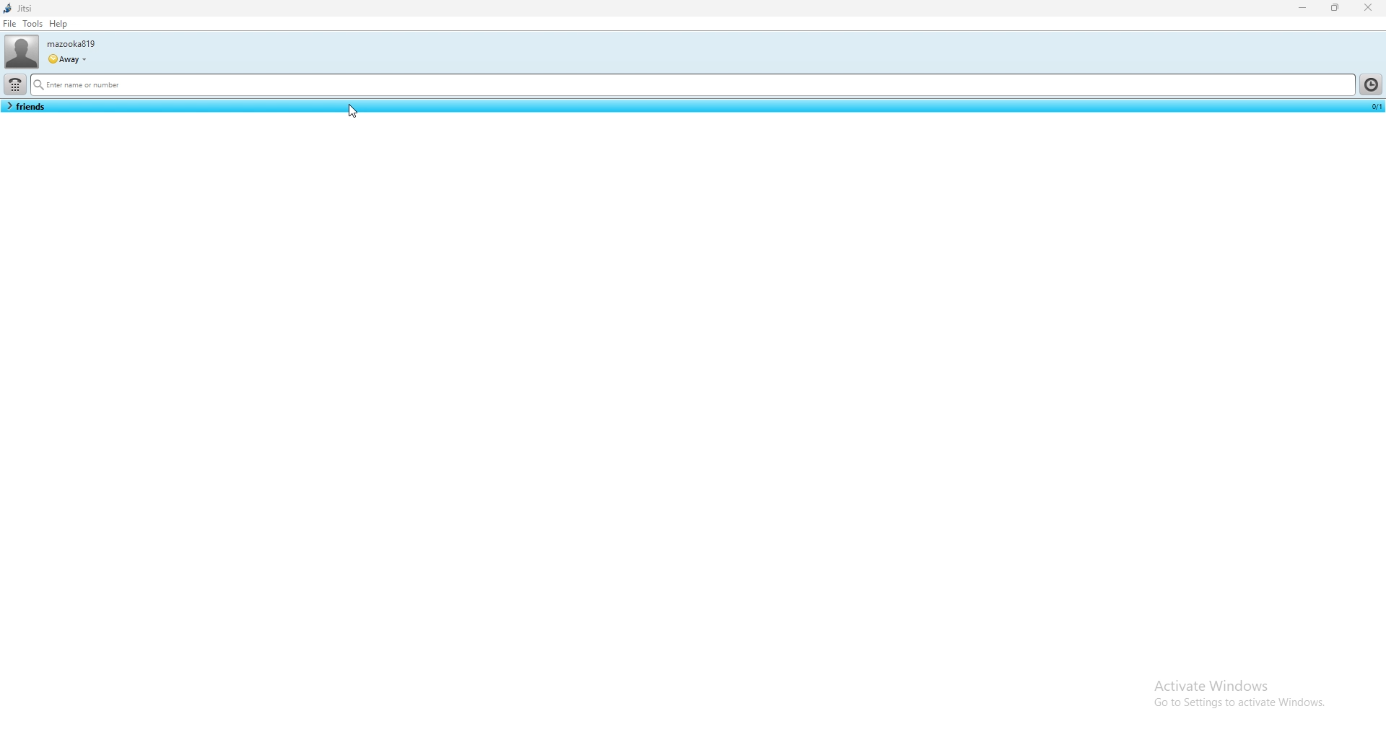 This screenshot has width=1386, height=745. What do you see at coordinates (1334, 8) in the screenshot?
I see `resize` at bounding box center [1334, 8].